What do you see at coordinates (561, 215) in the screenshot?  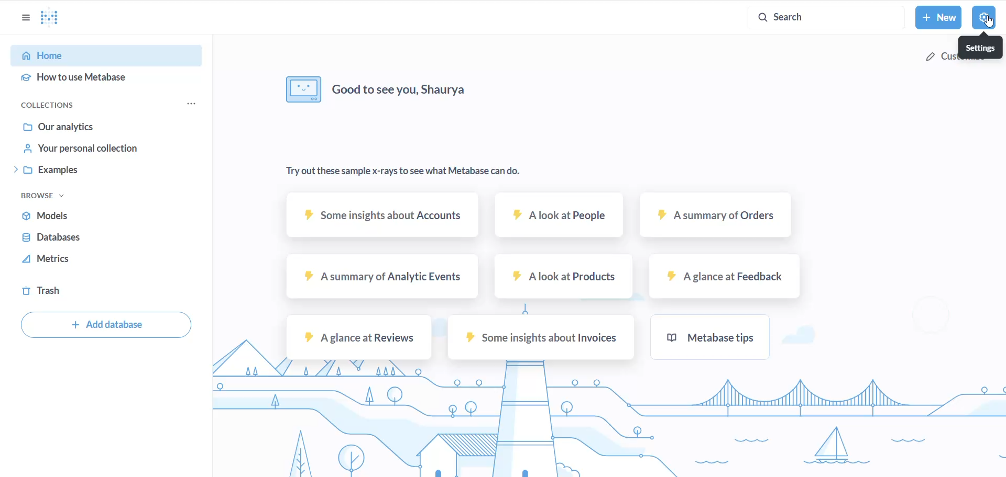 I see `A look at people` at bounding box center [561, 215].